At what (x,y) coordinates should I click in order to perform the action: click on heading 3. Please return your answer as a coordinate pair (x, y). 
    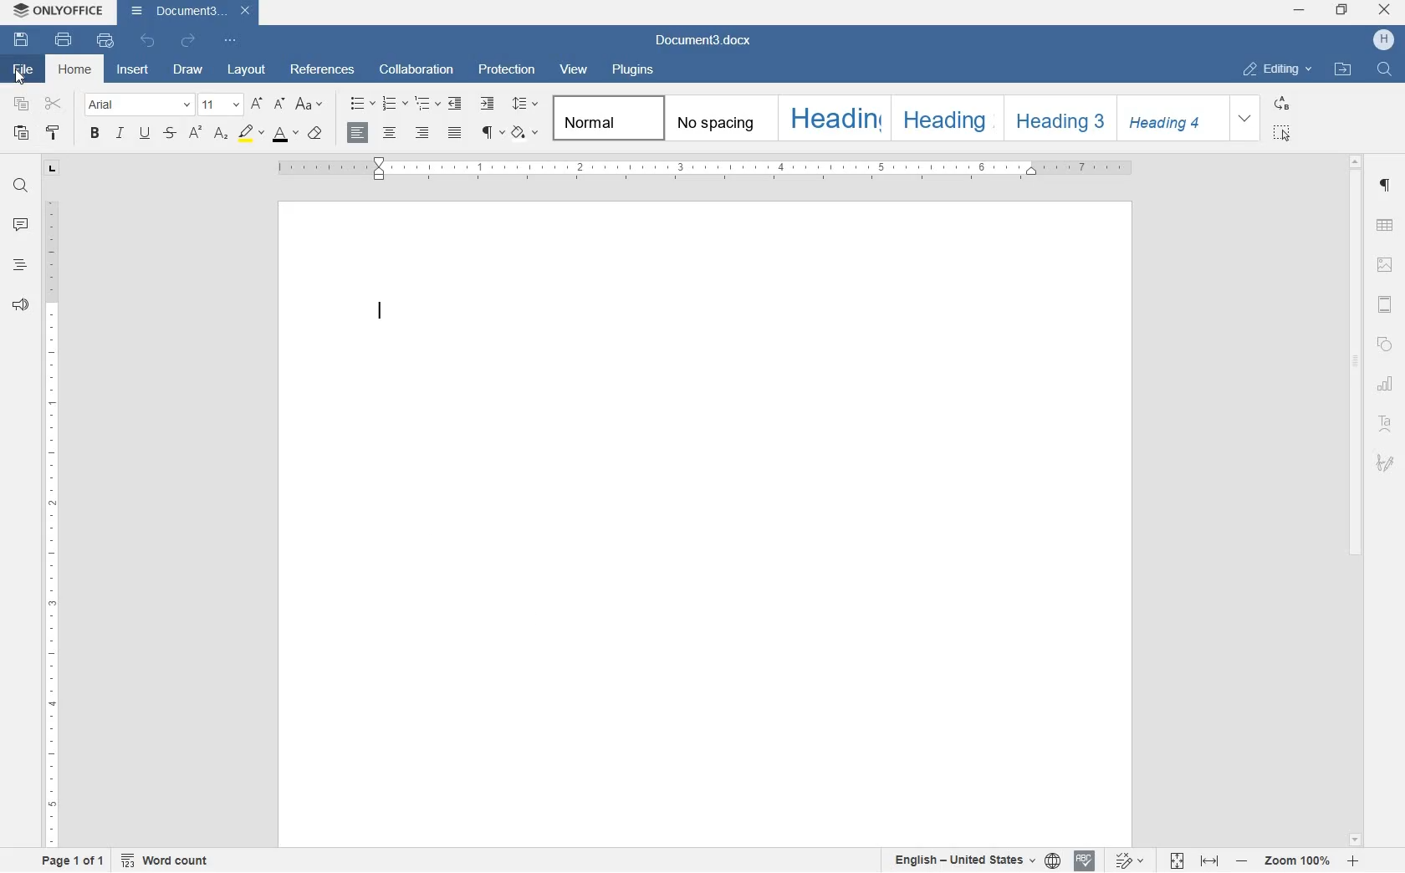
    Looking at the image, I should click on (1057, 117).